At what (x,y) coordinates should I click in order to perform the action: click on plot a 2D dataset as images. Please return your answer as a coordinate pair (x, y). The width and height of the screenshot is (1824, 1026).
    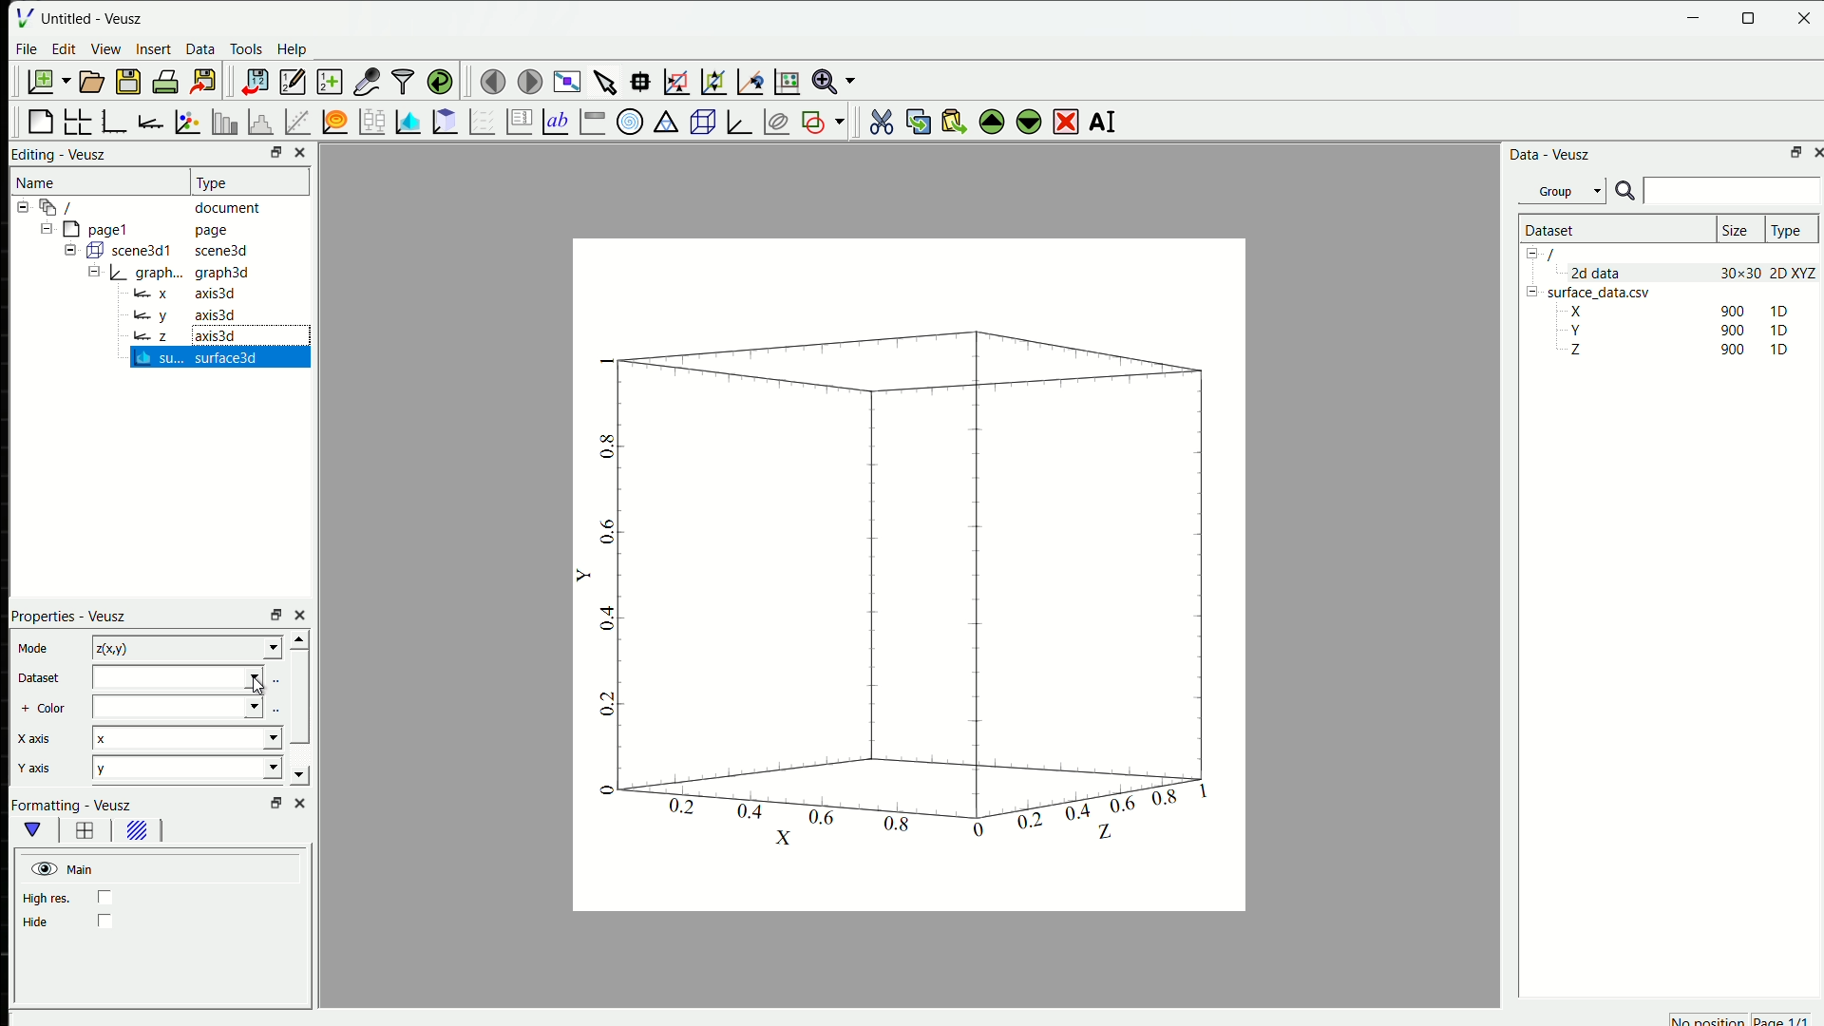
    Looking at the image, I should click on (409, 121).